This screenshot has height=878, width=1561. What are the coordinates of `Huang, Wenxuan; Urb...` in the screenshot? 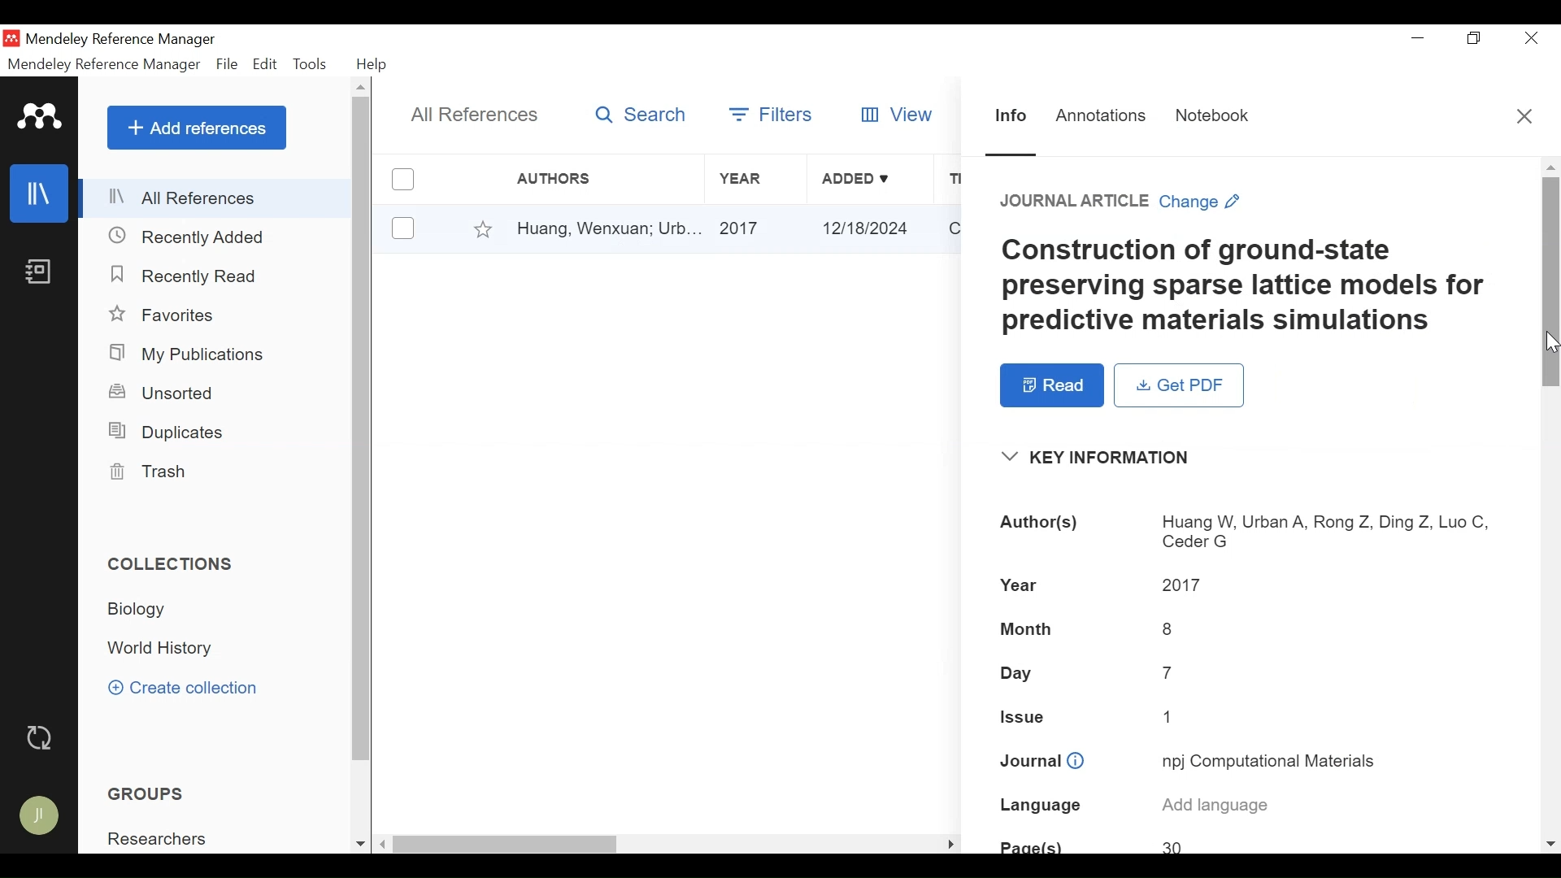 It's located at (608, 229).